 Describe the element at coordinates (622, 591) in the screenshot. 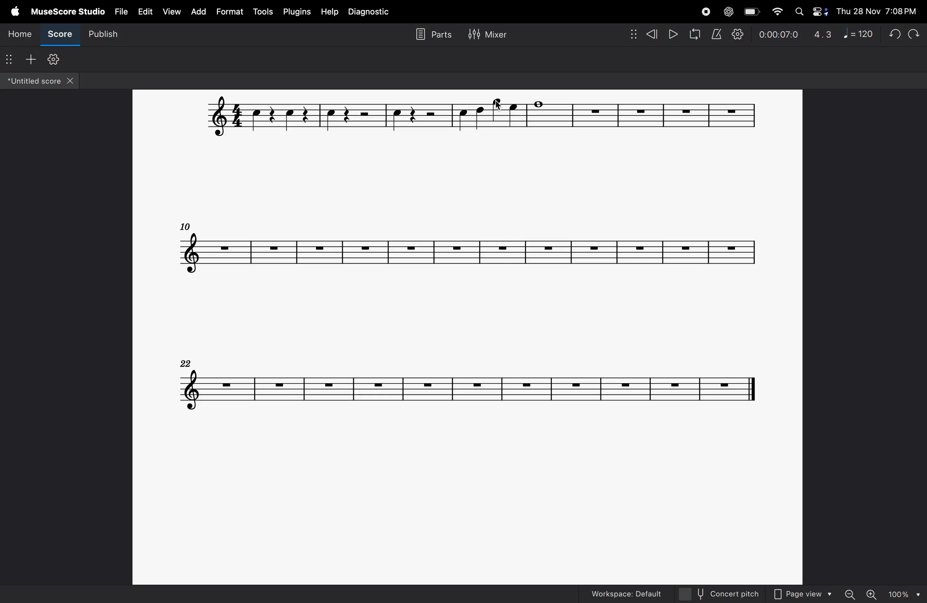

I see `workspaces default` at that location.